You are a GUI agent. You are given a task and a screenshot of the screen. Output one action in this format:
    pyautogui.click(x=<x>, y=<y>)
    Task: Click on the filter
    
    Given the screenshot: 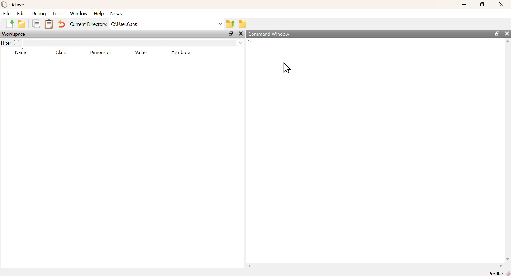 What is the action you would take?
    pyautogui.click(x=133, y=43)
    